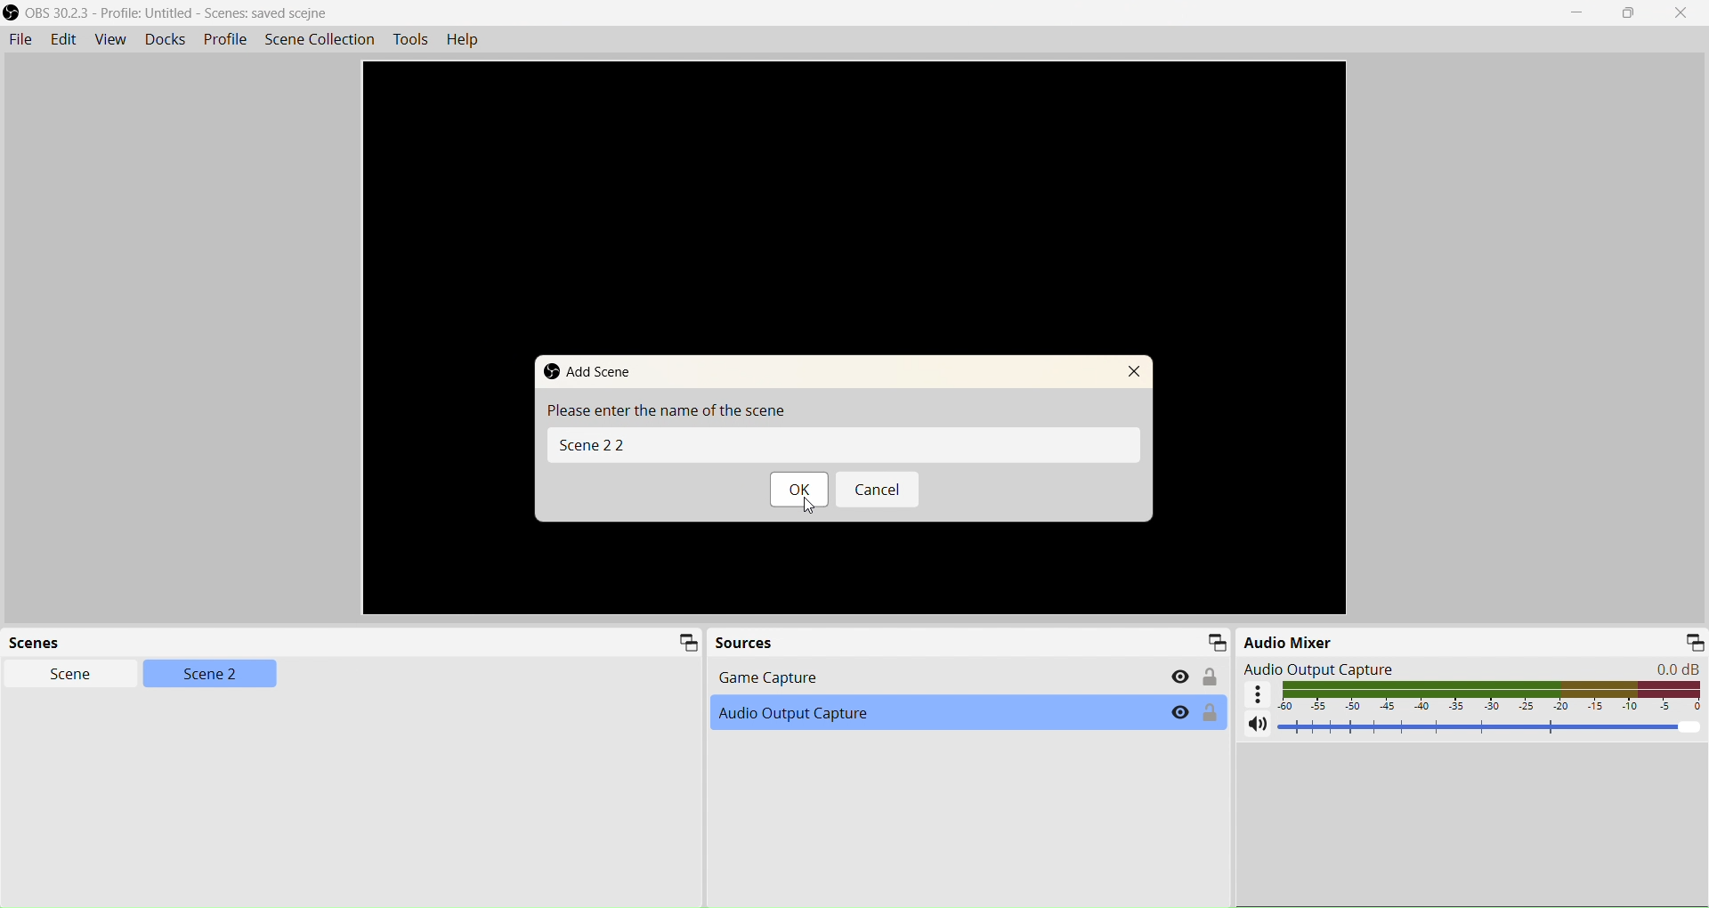 The height and width of the screenshot is (908, 1709). What do you see at coordinates (1628, 13) in the screenshot?
I see `Maximize` at bounding box center [1628, 13].